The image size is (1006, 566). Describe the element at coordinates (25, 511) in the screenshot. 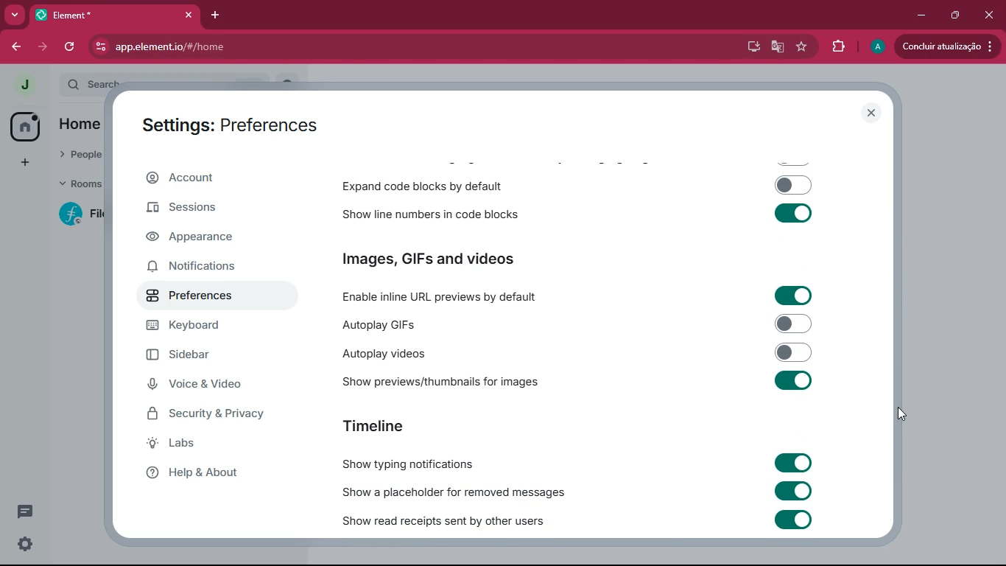

I see `threads` at that location.